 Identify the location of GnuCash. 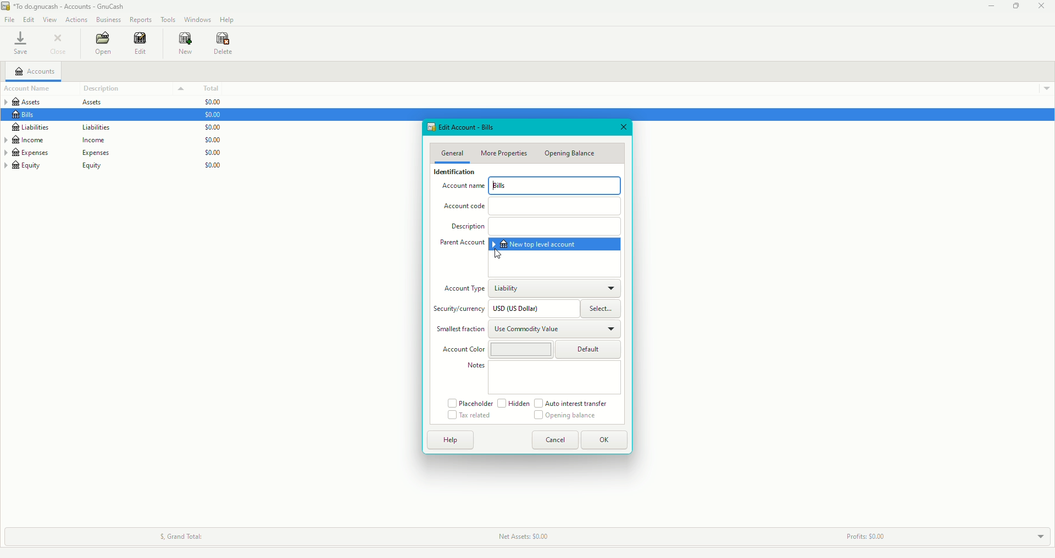
(68, 7).